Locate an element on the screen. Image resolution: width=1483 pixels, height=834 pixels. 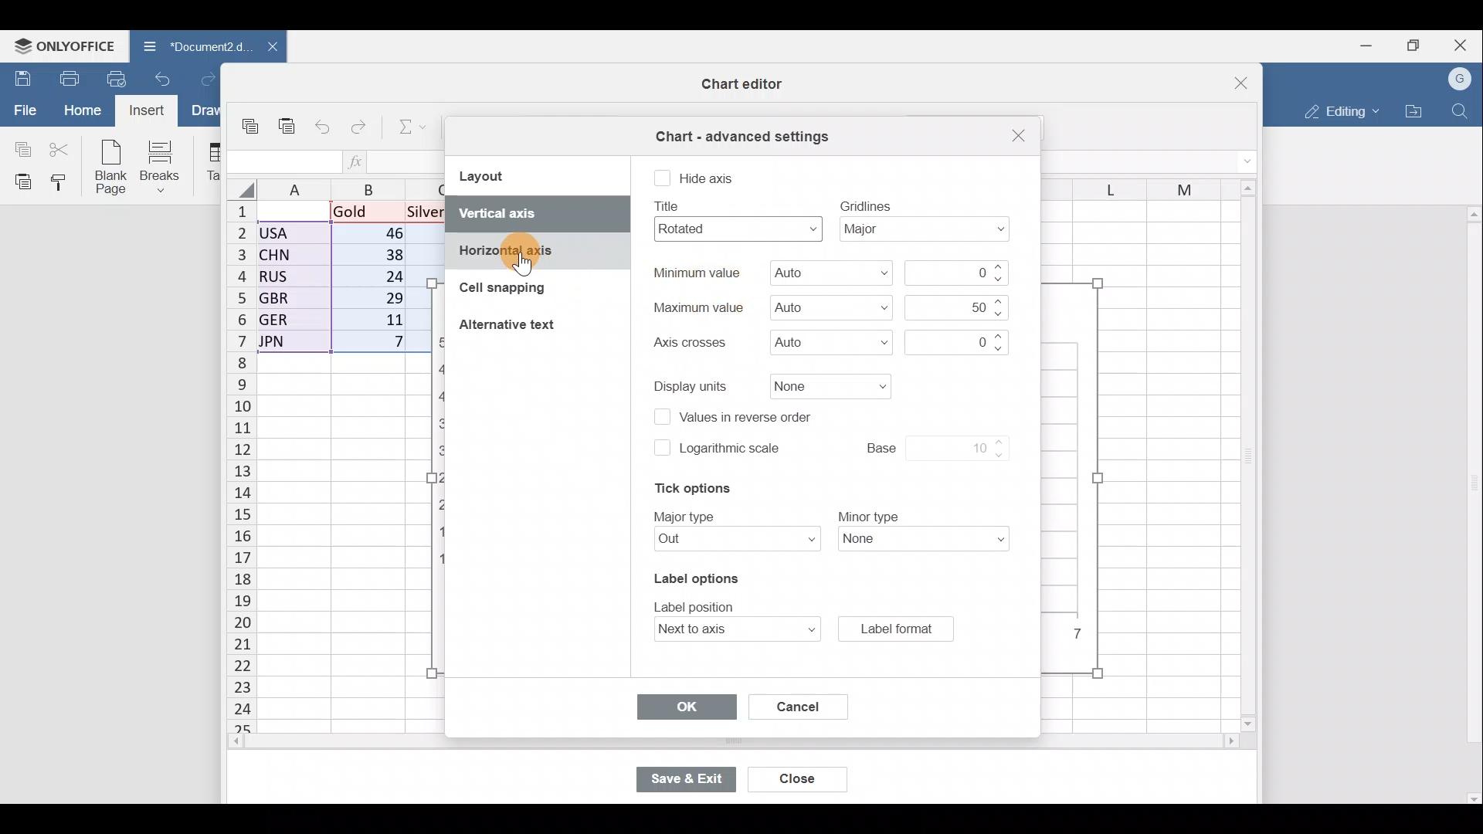
Home is located at coordinates (79, 112).